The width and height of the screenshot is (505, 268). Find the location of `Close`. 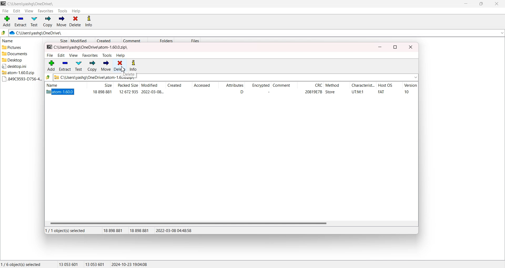

Close is located at coordinates (496, 4).